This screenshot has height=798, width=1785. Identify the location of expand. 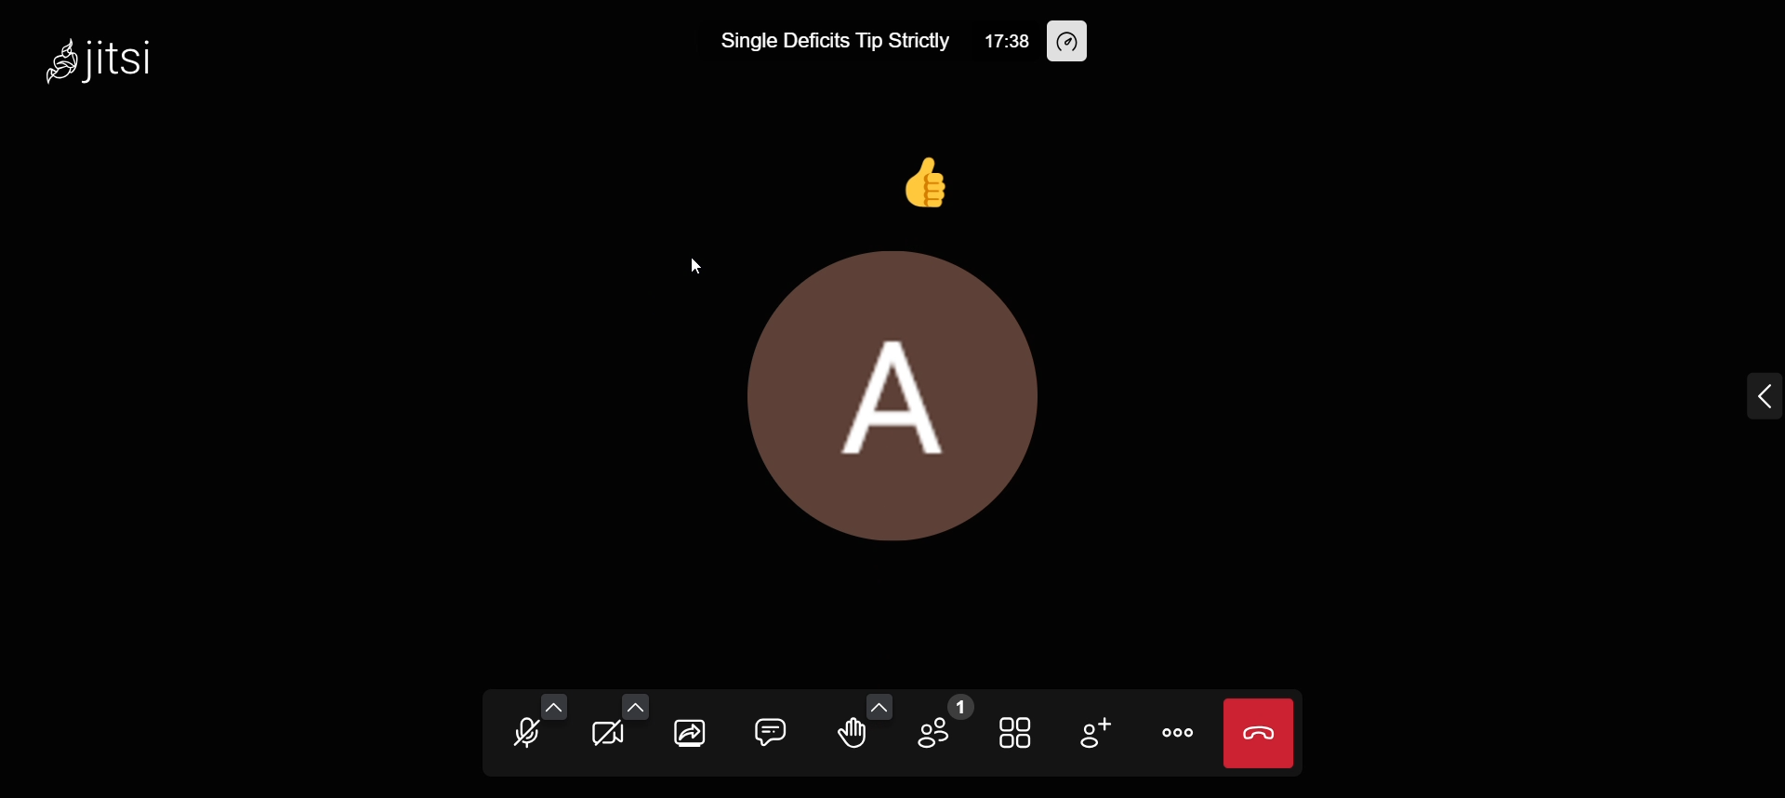
(1744, 402).